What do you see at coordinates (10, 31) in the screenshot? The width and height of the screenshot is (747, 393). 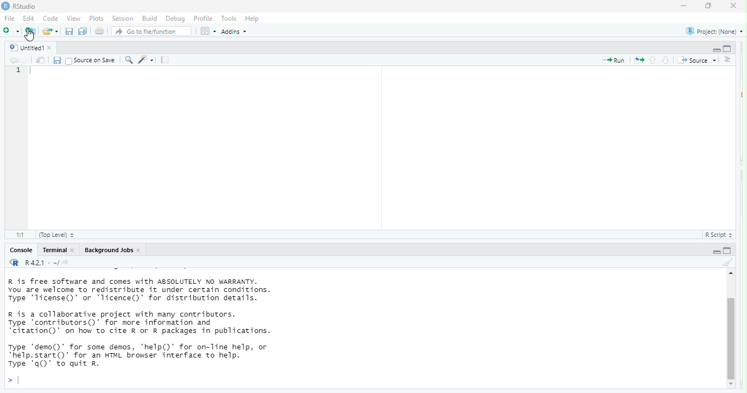 I see `new file` at bounding box center [10, 31].